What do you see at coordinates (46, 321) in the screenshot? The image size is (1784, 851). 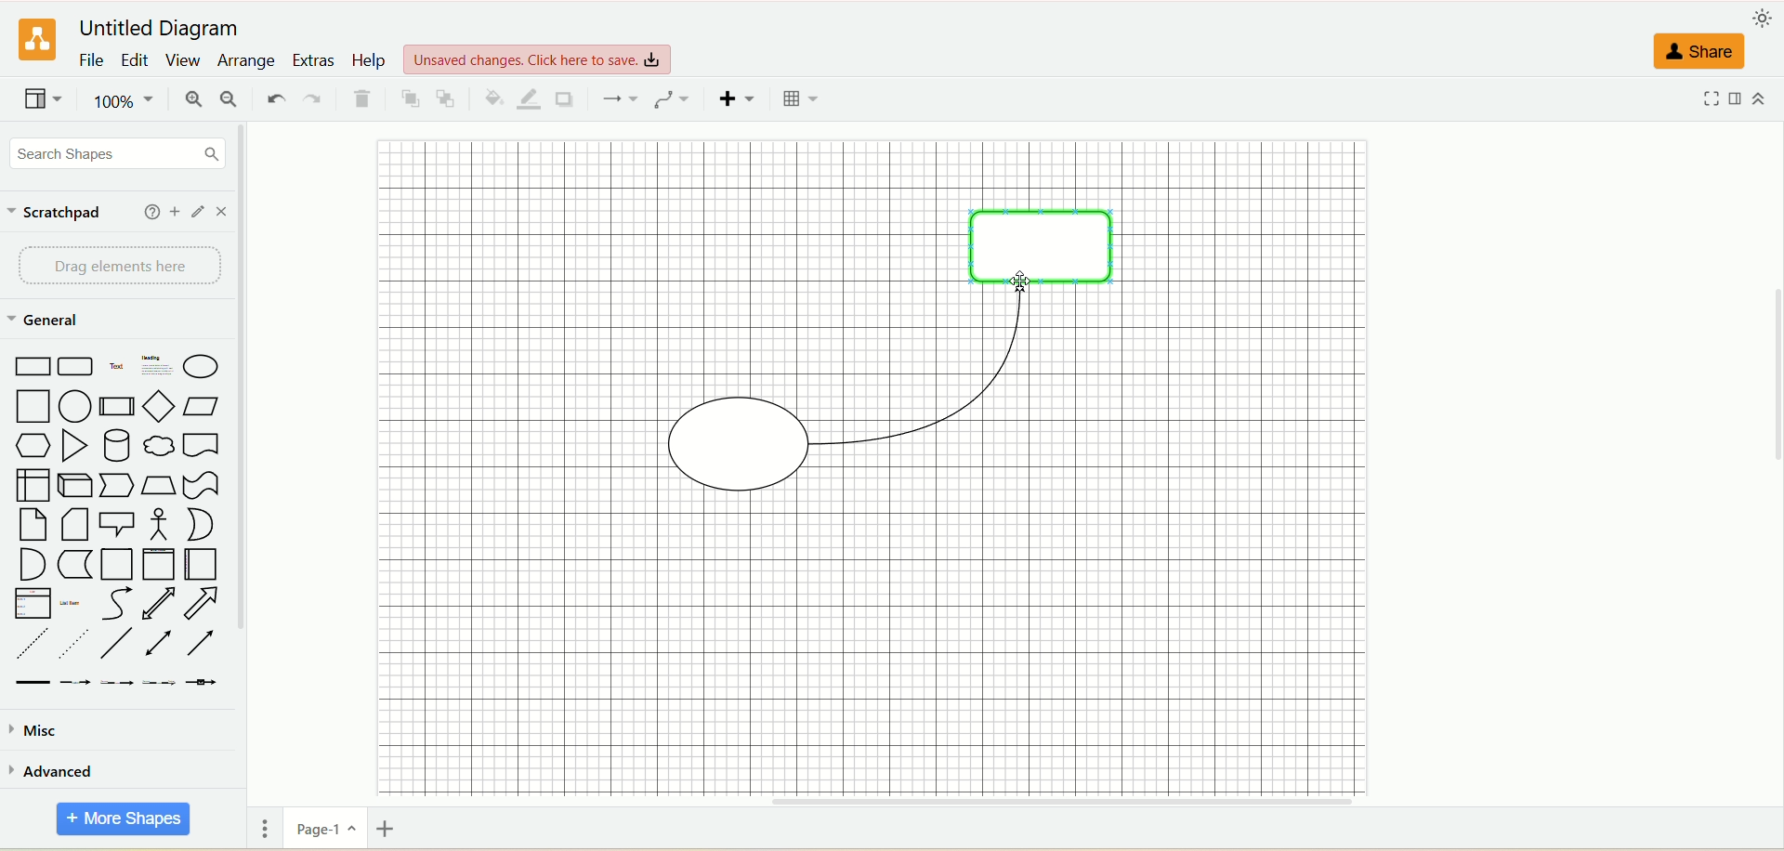 I see `general` at bounding box center [46, 321].